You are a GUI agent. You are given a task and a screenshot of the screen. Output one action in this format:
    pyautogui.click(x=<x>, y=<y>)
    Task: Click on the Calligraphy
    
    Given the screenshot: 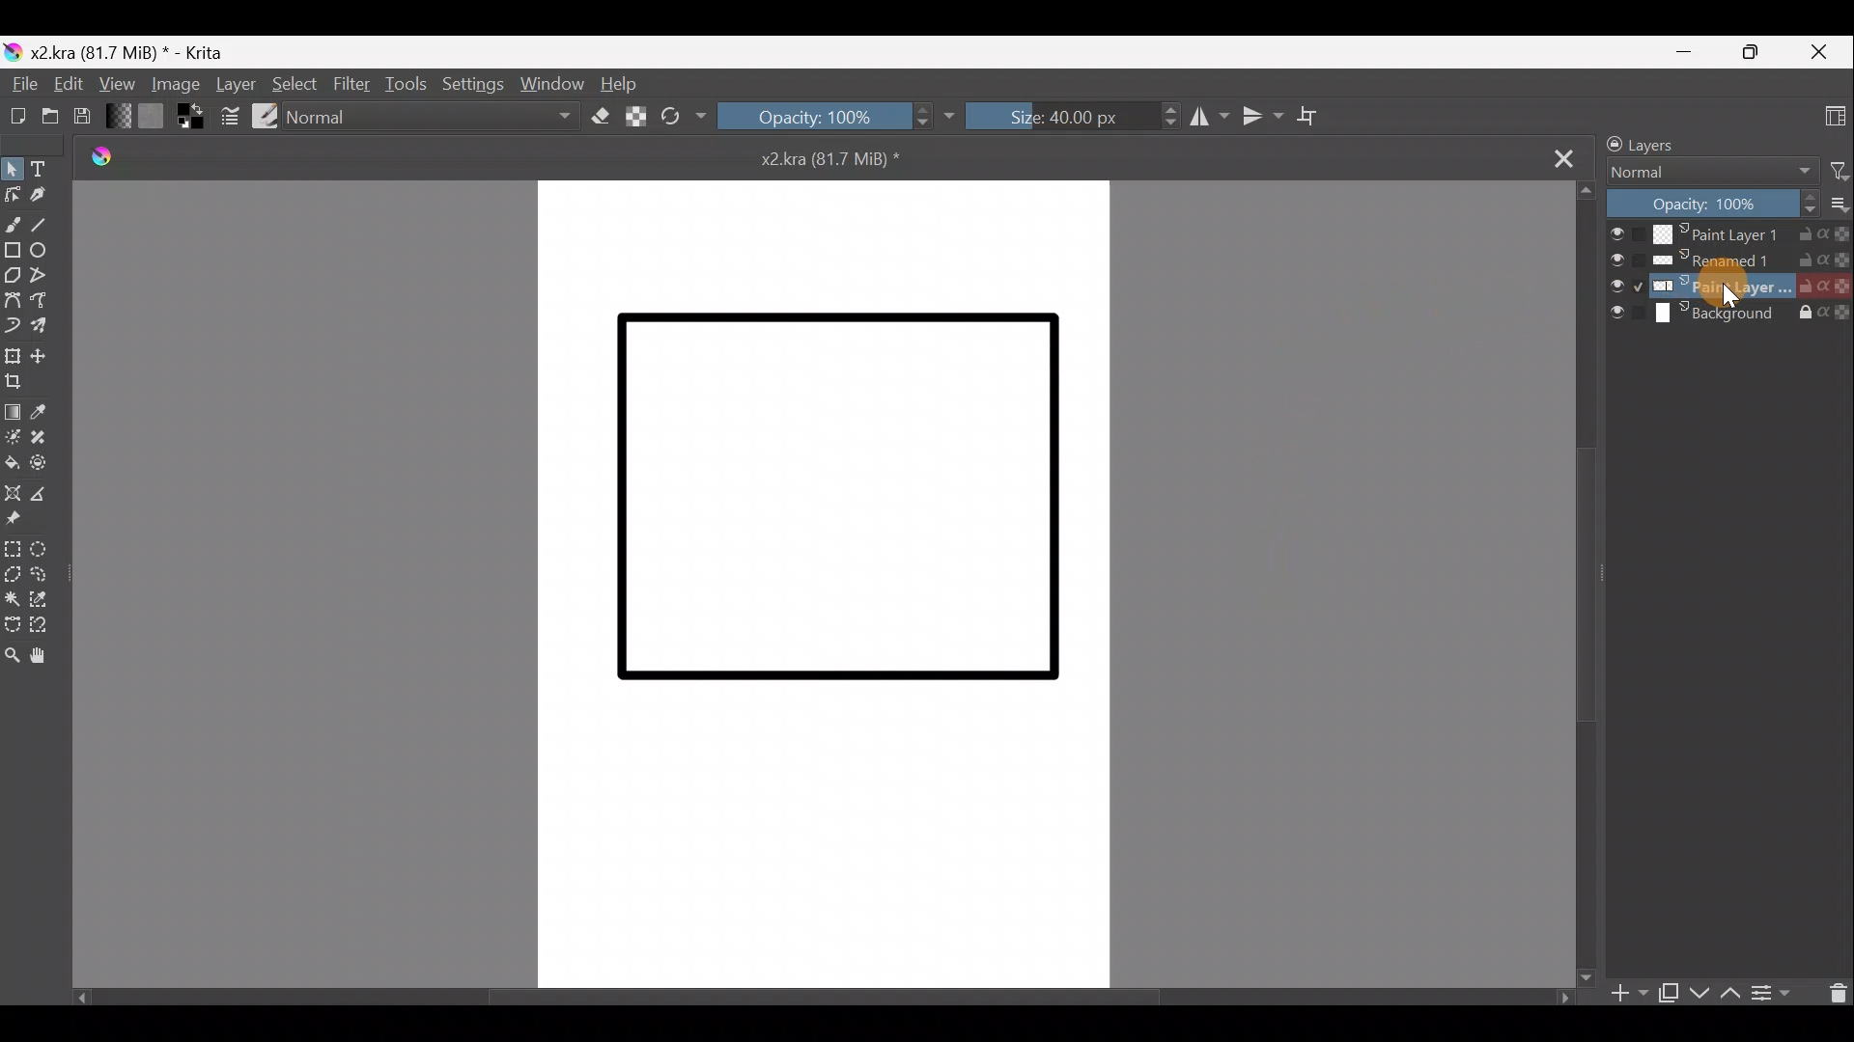 What is the action you would take?
    pyautogui.click(x=42, y=194)
    